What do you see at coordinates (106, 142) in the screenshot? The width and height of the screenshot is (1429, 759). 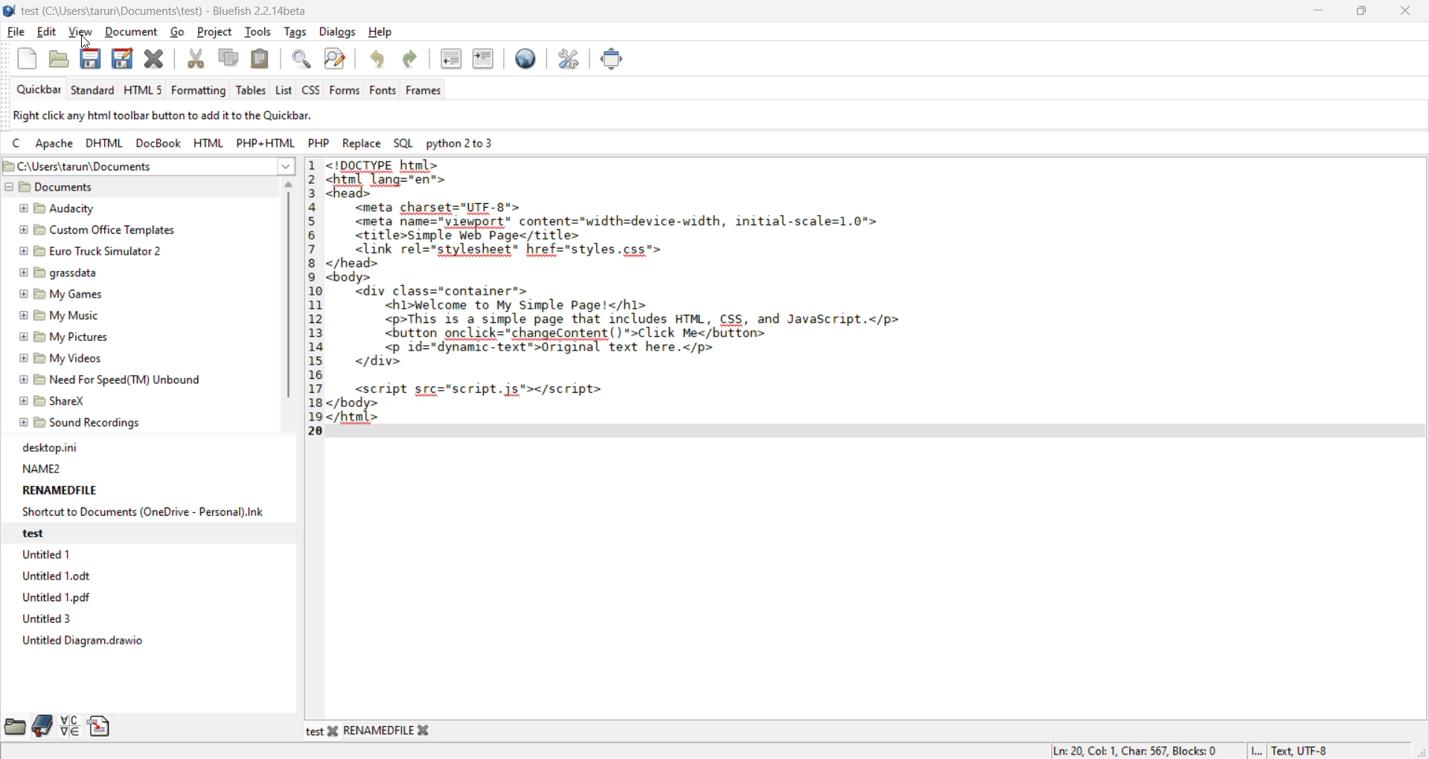 I see `dhtml` at bounding box center [106, 142].